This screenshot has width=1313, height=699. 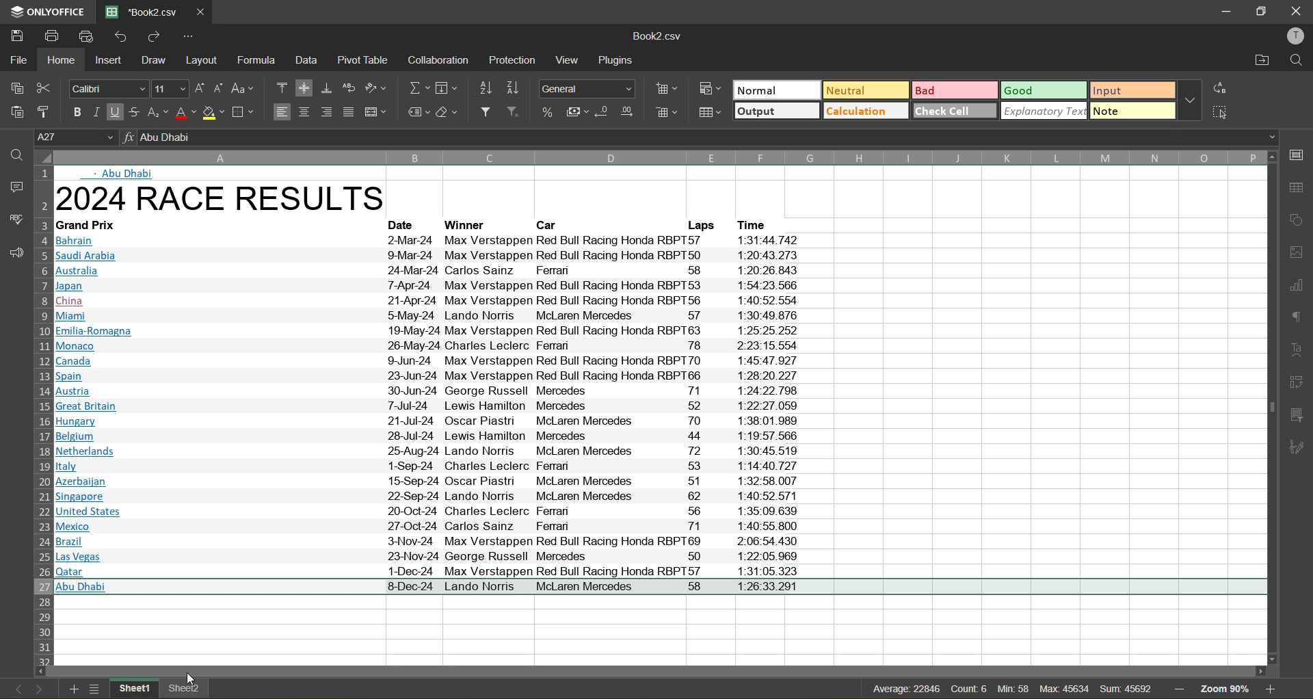 What do you see at coordinates (17, 88) in the screenshot?
I see `copy` at bounding box center [17, 88].